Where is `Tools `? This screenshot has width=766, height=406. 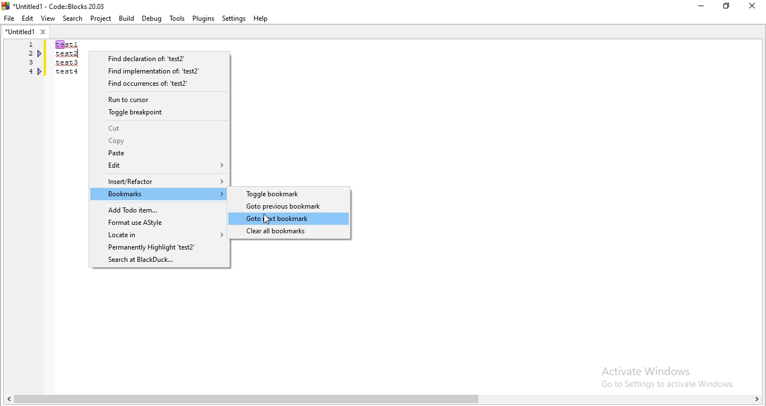 Tools  is located at coordinates (177, 19).